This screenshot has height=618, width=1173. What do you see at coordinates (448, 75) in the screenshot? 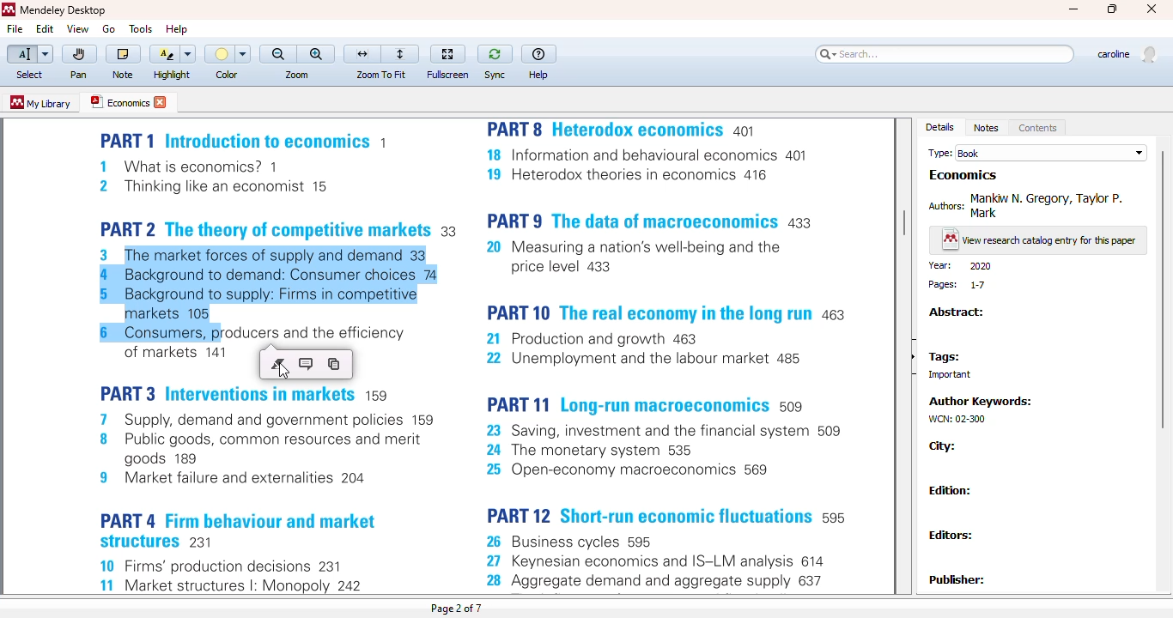
I see `fullscreen` at bounding box center [448, 75].